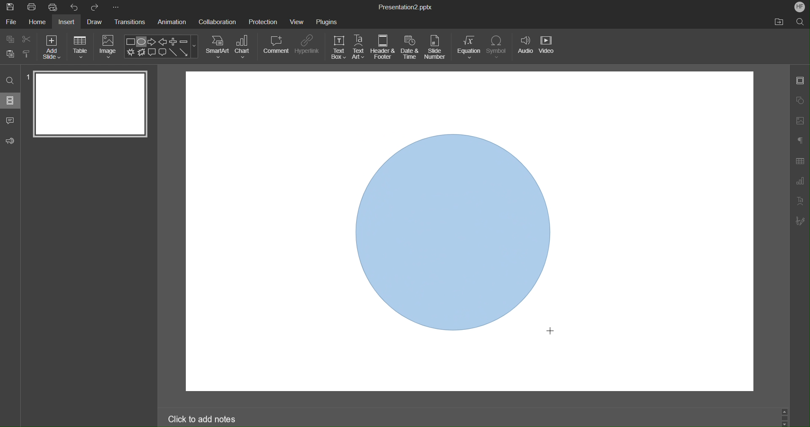 The image size is (810, 427). What do you see at coordinates (263, 21) in the screenshot?
I see `Protection` at bounding box center [263, 21].